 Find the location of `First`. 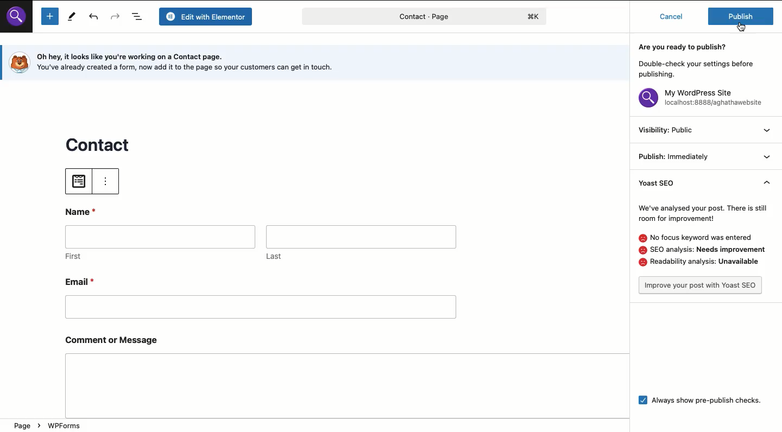

First is located at coordinates (161, 244).